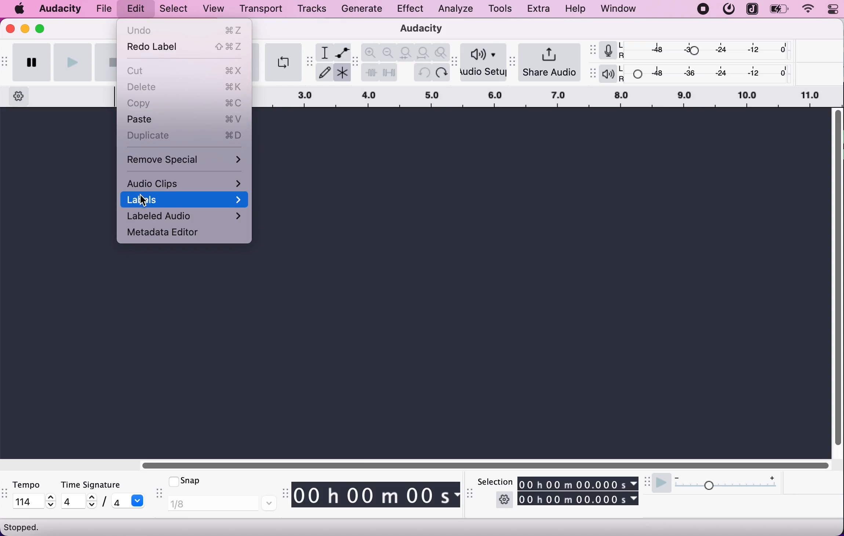 Image resolution: width=844 pixels, height=536 pixels. Describe the element at coordinates (214, 9) in the screenshot. I see `view` at that location.